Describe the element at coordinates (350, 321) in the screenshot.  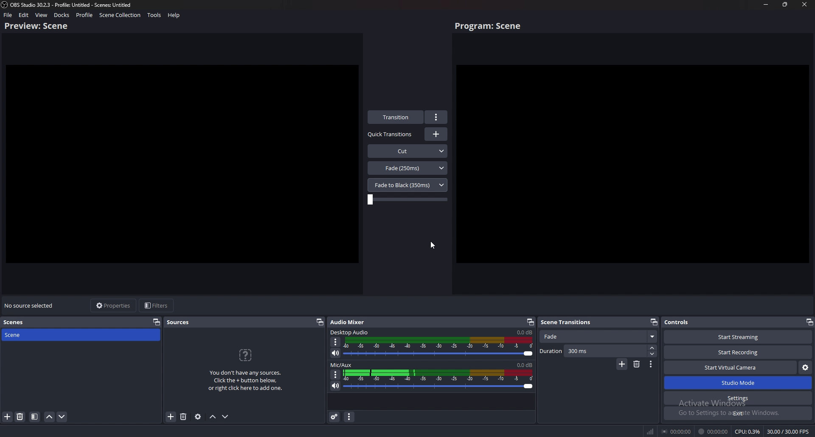
I see `Audio mixer` at that location.